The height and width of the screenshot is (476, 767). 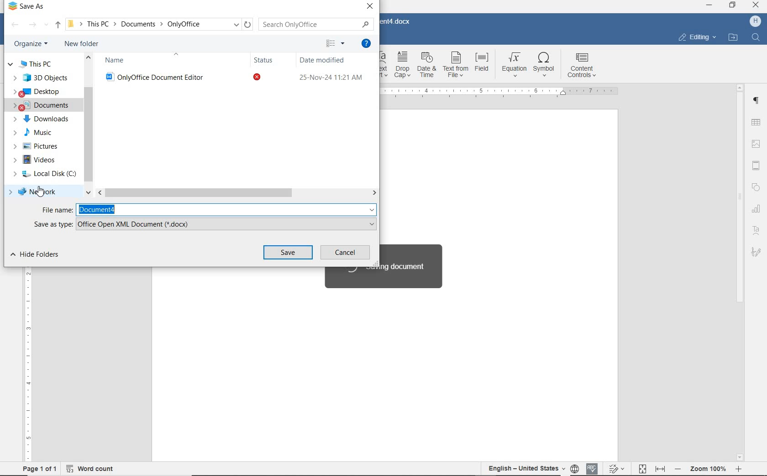 I want to click on CLOSE, so click(x=756, y=5).